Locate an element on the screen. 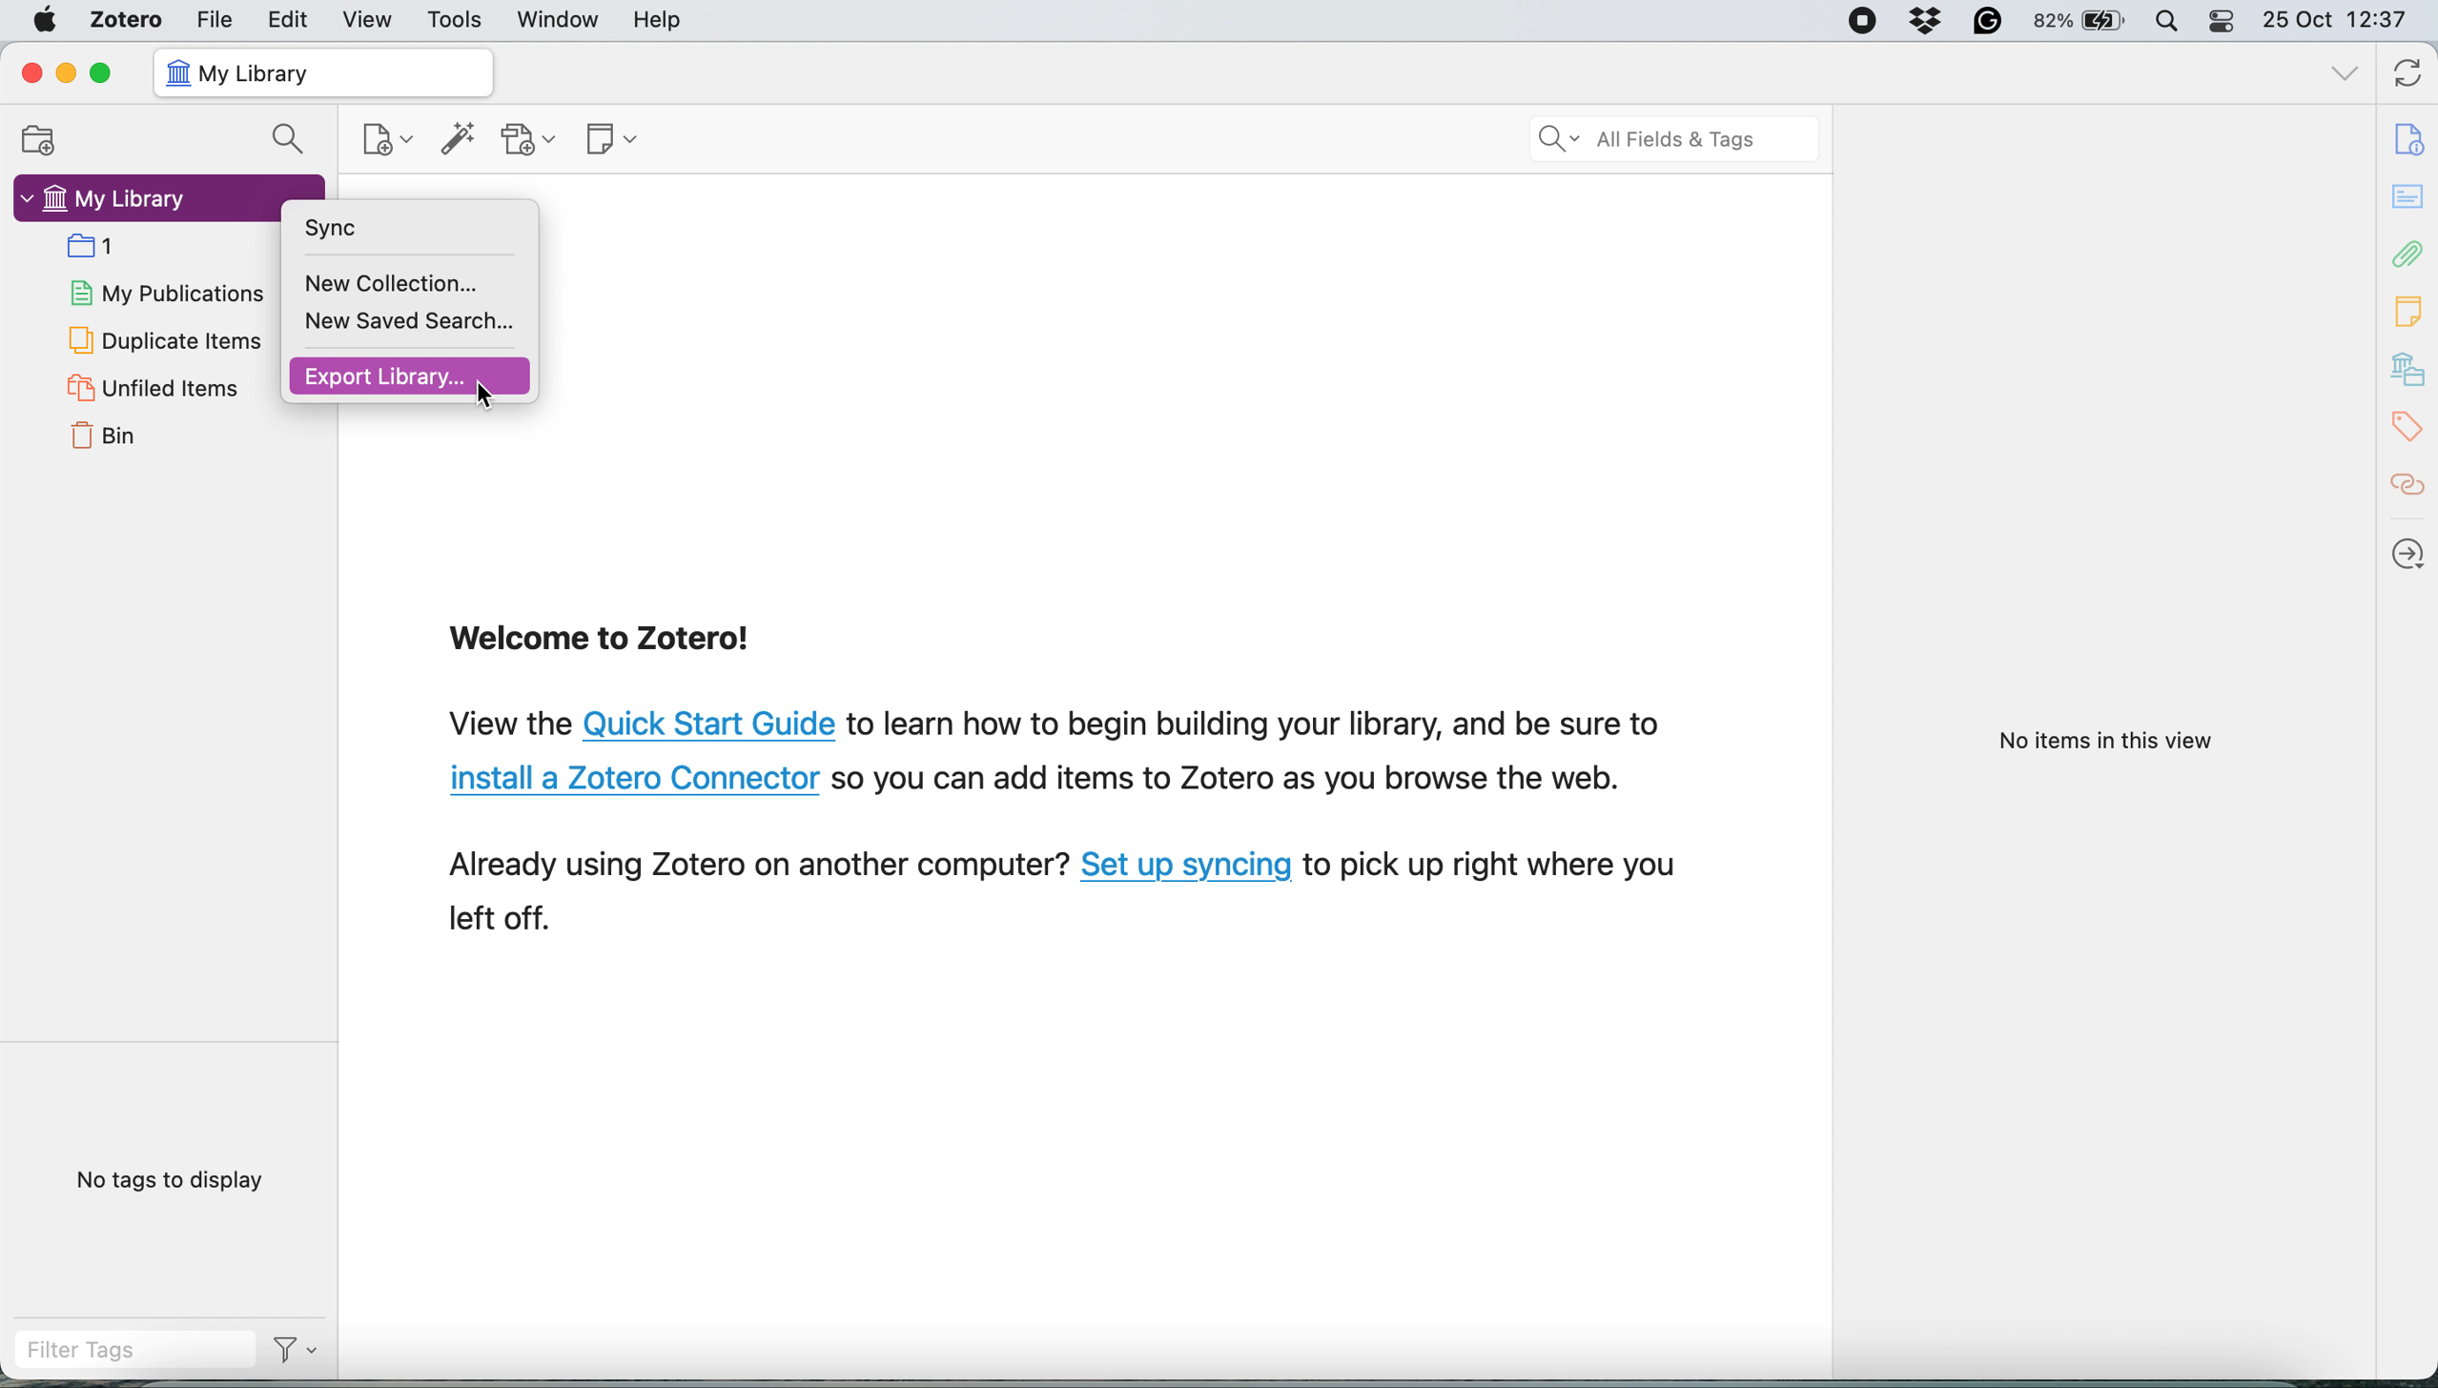  sync with zotero.org is located at coordinates (2407, 74).